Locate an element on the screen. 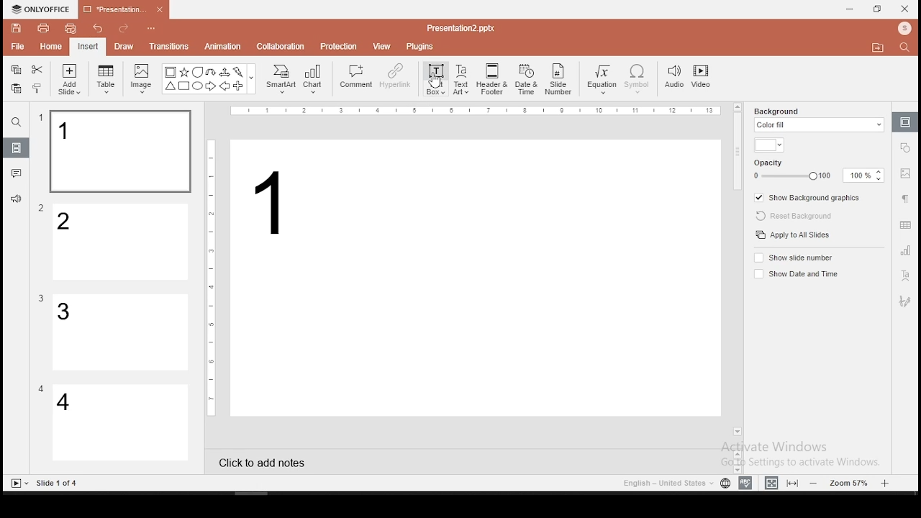 The width and height of the screenshot is (921, 518). fit to slide is located at coordinates (794, 482).